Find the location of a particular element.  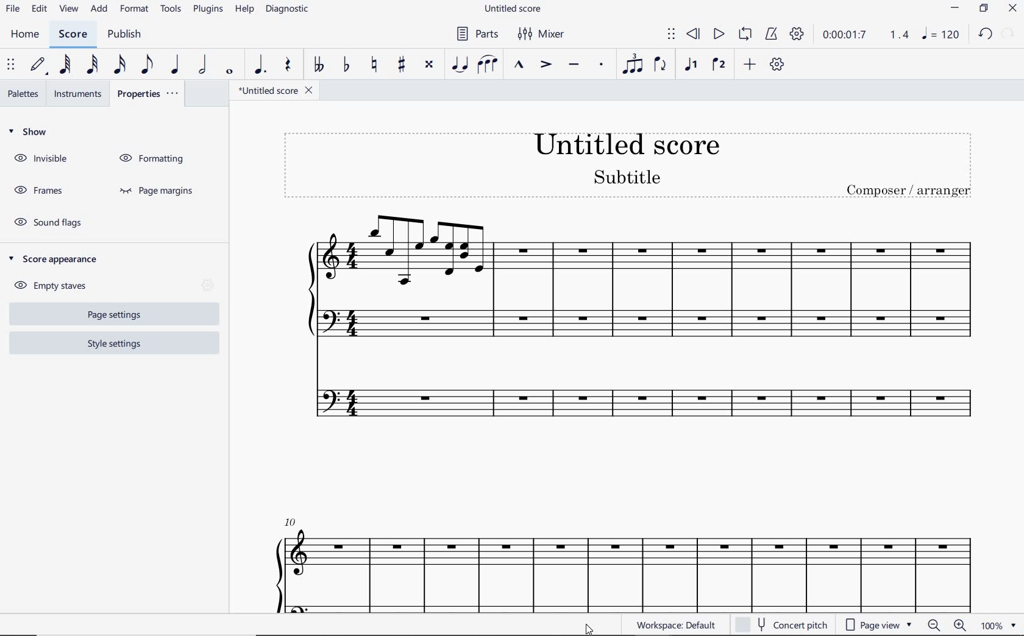

SELECT TO MOVE is located at coordinates (13, 64).